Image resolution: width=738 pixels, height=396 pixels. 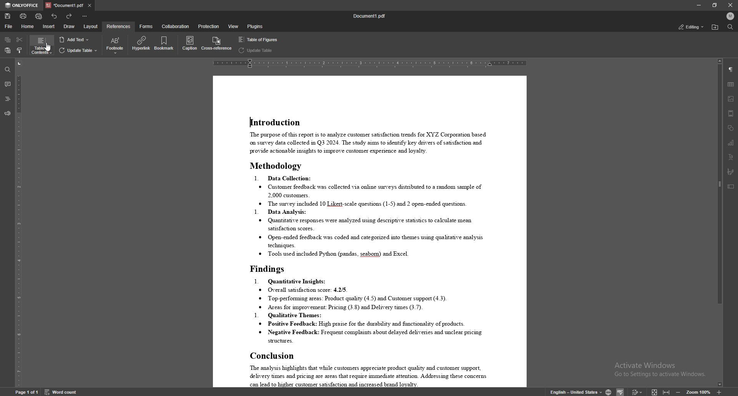 What do you see at coordinates (165, 44) in the screenshot?
I see `bookmark` at bounding box center [165, 44].